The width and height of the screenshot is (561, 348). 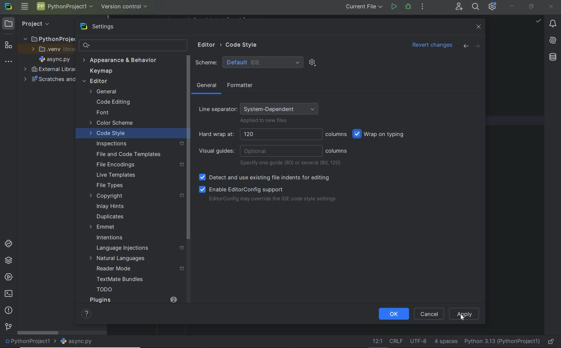 I want to click on keymap, so click(x=102, y=72).